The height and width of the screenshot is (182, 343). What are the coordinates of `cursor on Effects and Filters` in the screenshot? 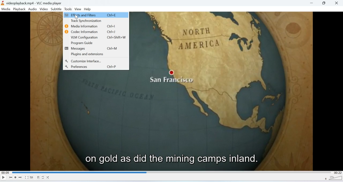 It's located at (77, 16).